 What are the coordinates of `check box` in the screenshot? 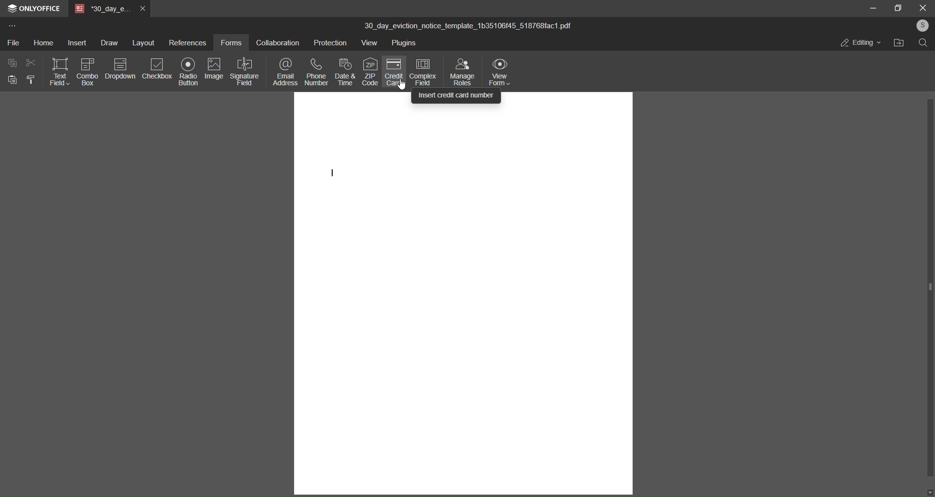 It's located at (87, 71).